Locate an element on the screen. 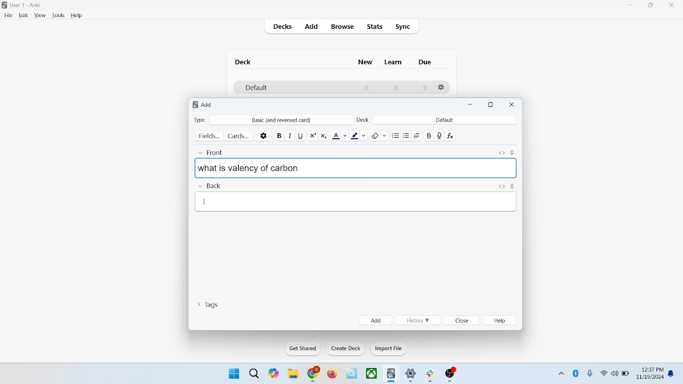  italics is located at coordinates (289, 135).